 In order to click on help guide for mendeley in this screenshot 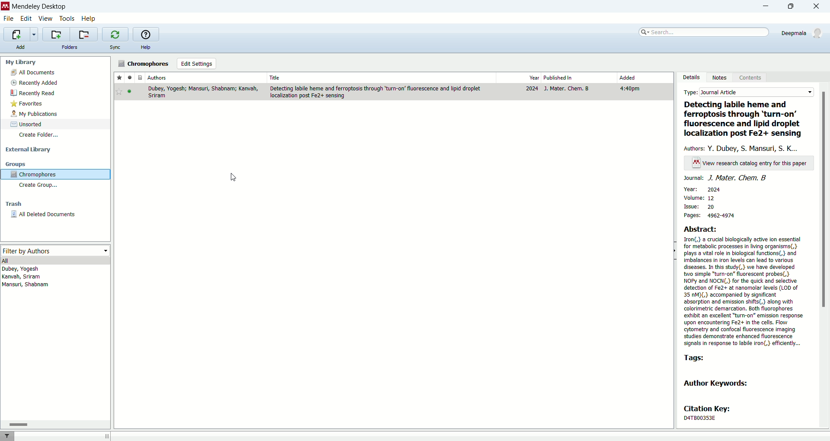, I will do `click(145, 34)`.